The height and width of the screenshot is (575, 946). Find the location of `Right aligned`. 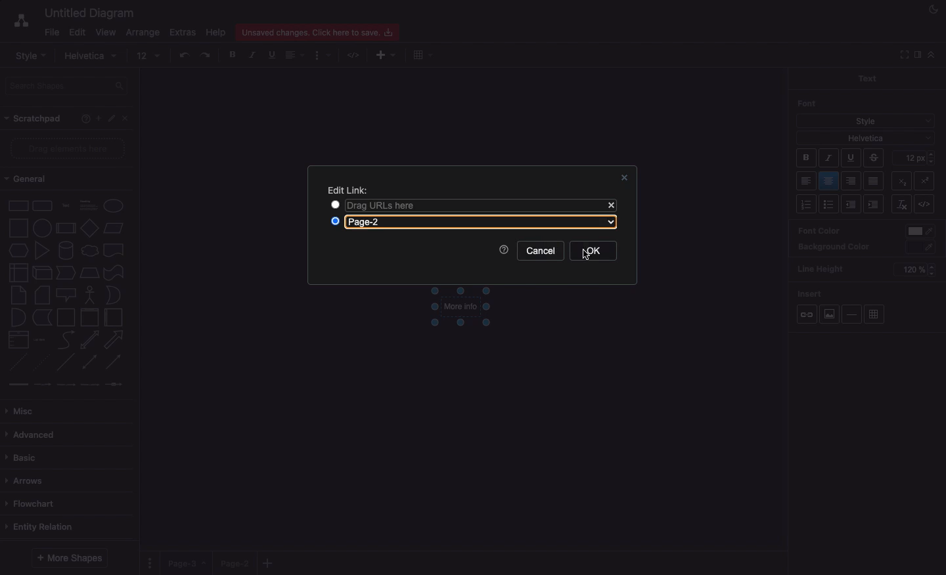

Right aligned is located at coordinates (851, 182).